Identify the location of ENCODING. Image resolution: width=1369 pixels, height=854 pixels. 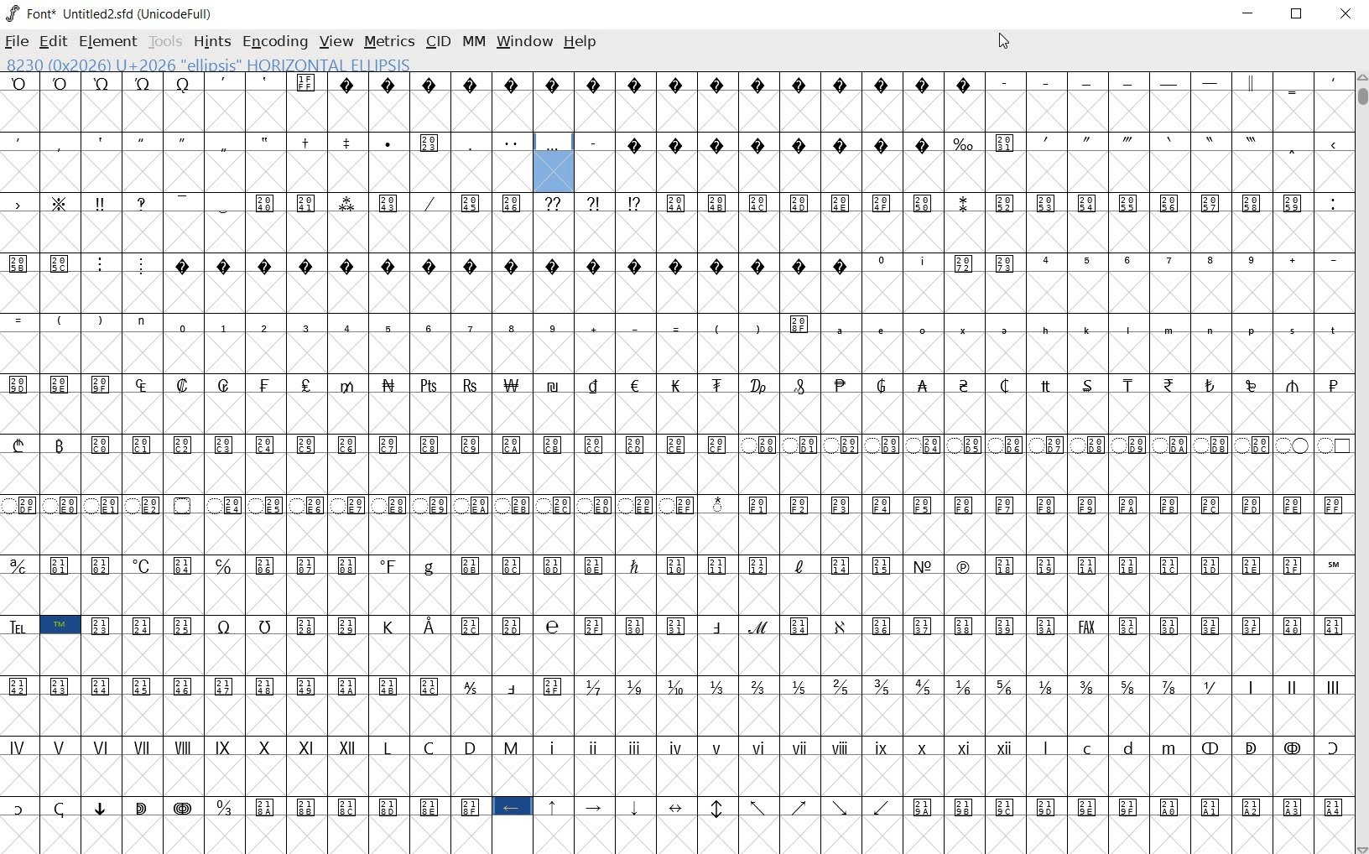
(273, 42).